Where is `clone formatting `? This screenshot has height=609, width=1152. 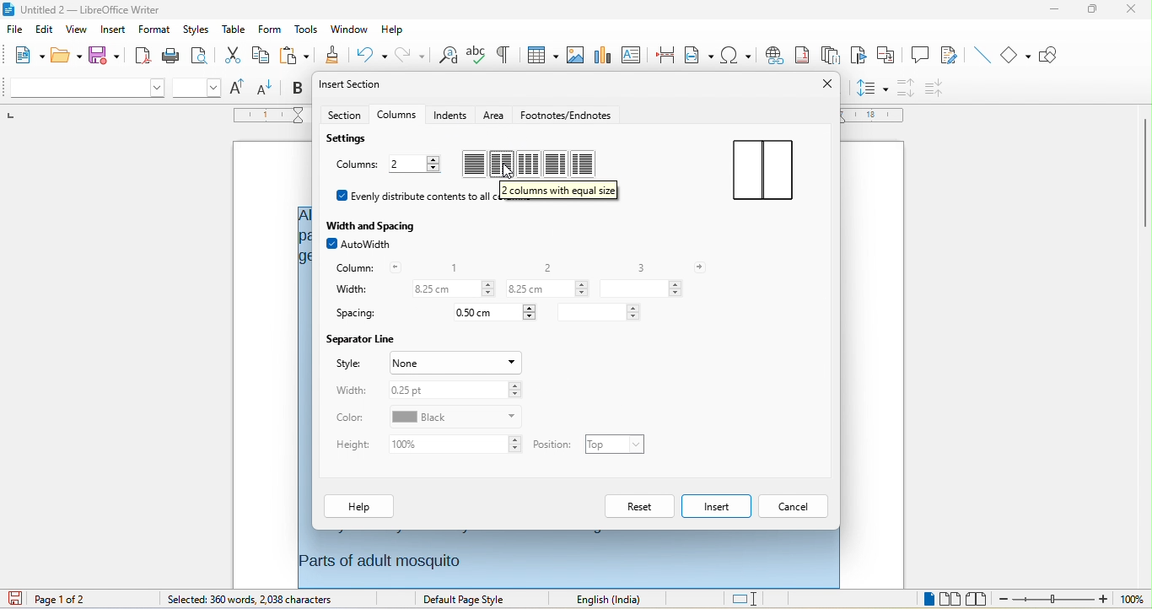
clone formatting  is located at coordinates (330, 55).